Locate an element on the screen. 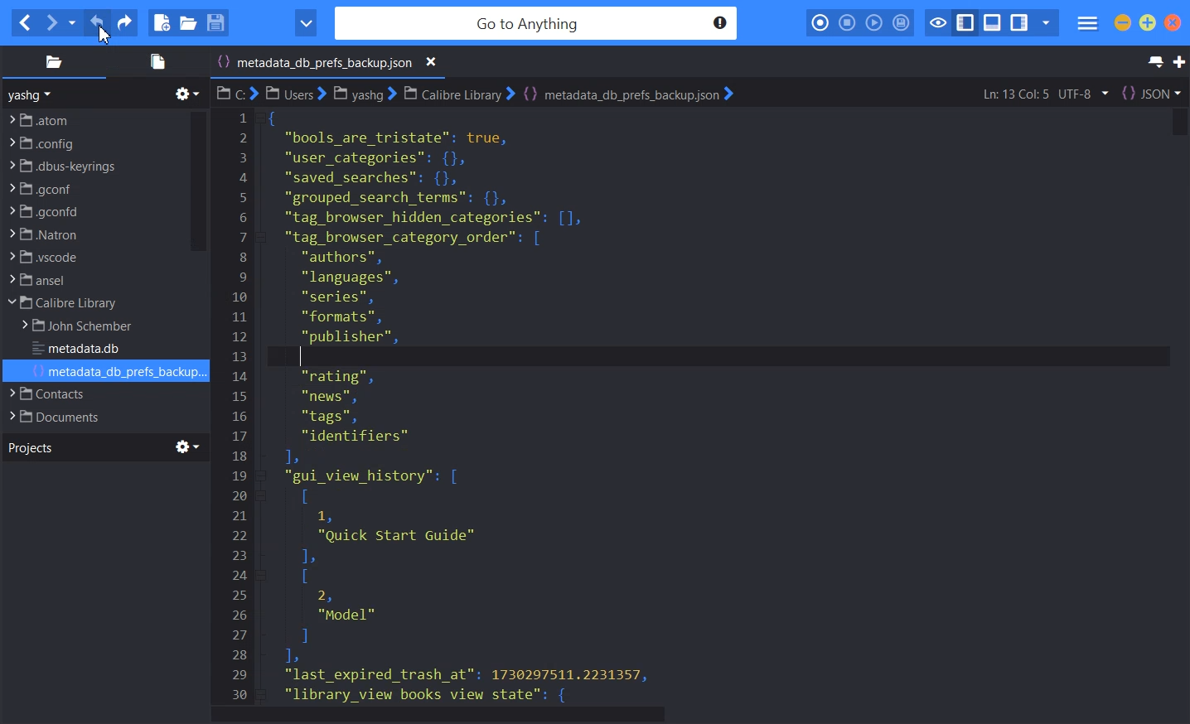 Image resolution: width=1190 pixels, height=724 pixels. File is located at coordinates (118, 372).